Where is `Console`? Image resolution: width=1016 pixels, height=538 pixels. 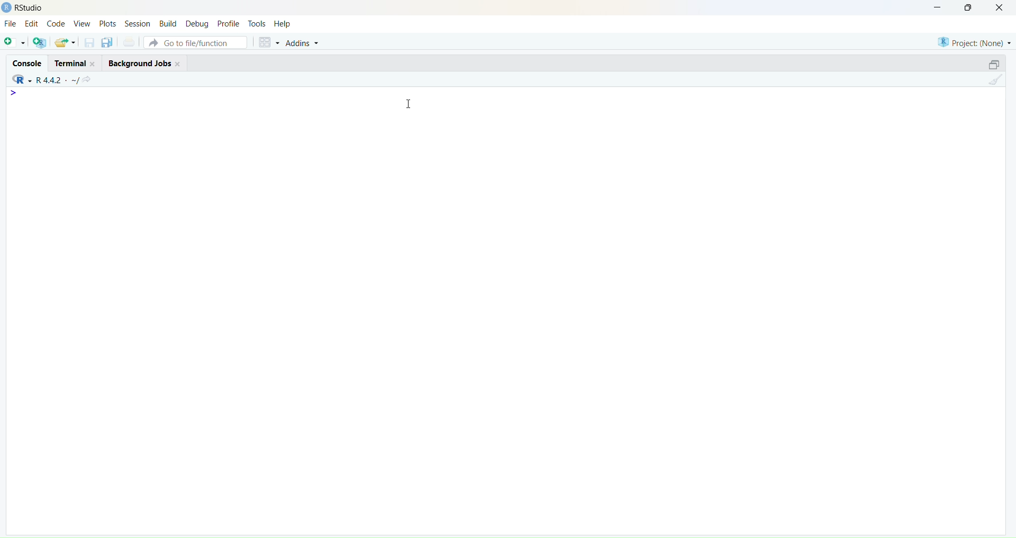
Console is located at coordinates (25, 61).